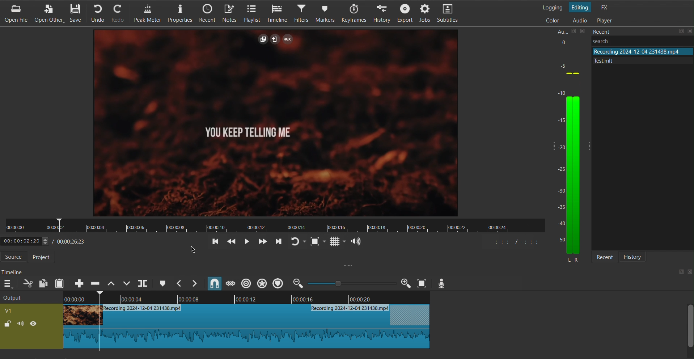 The height and width of the screenshot is (359, 694). I want to click on Copy, so click(43, 283).